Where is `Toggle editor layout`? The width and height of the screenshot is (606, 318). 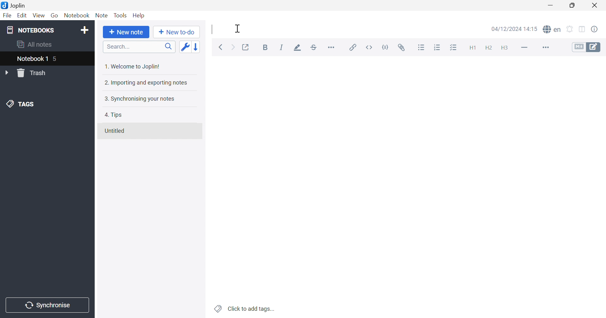 Toggle editor layout is located at coordinates (583, 30).